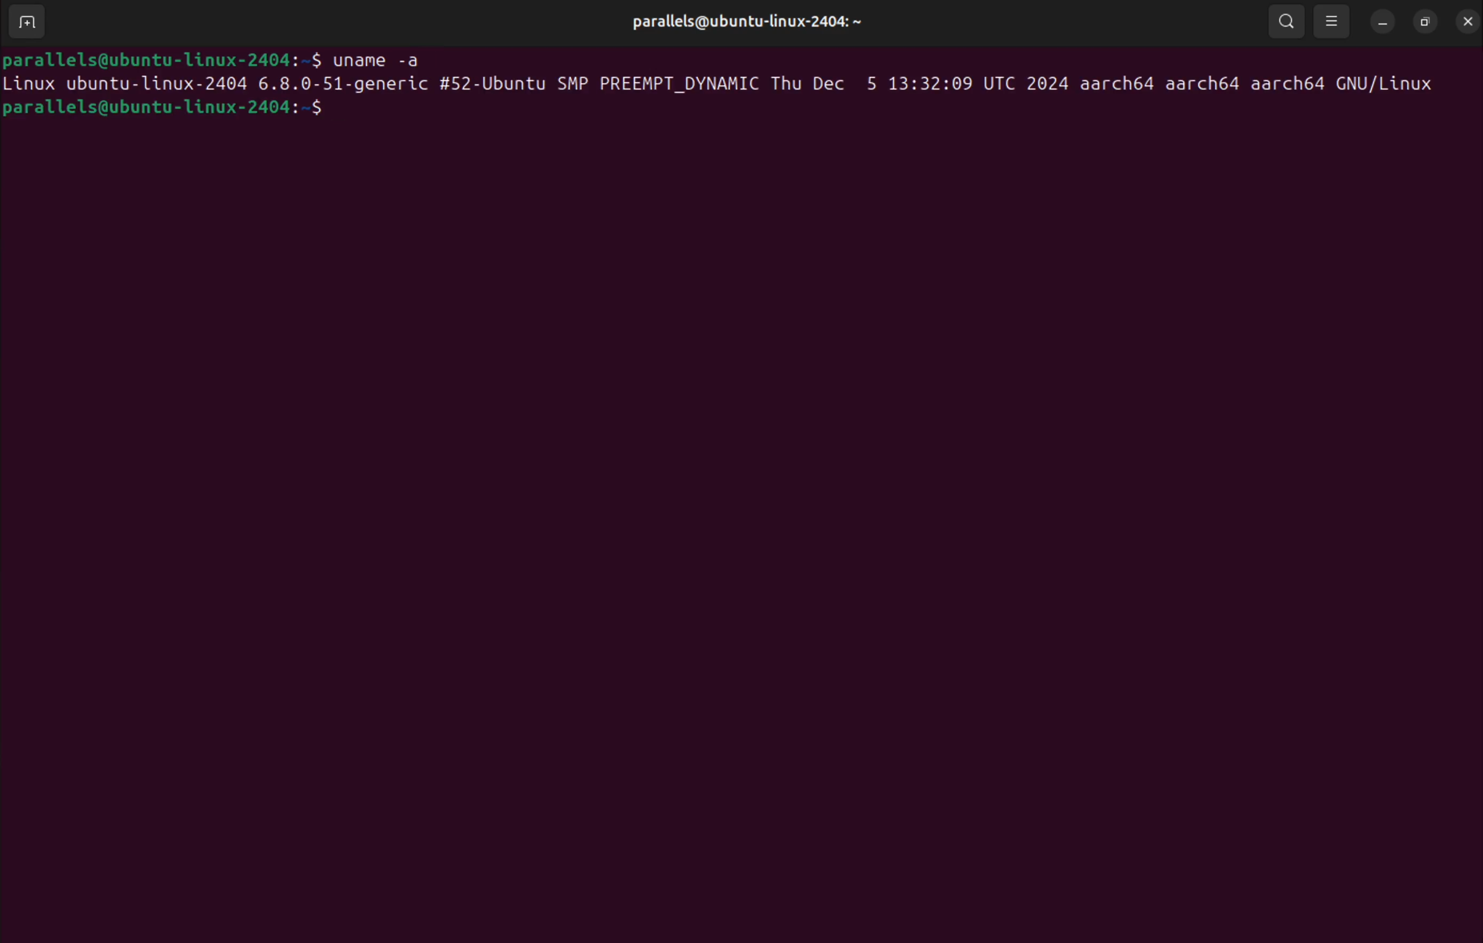 The width and height of the screenshot is (1483, 943). What do you see at coordinates (1427, 21) in the screenshot?
I see `resize` at bounding box center [1427, 21].